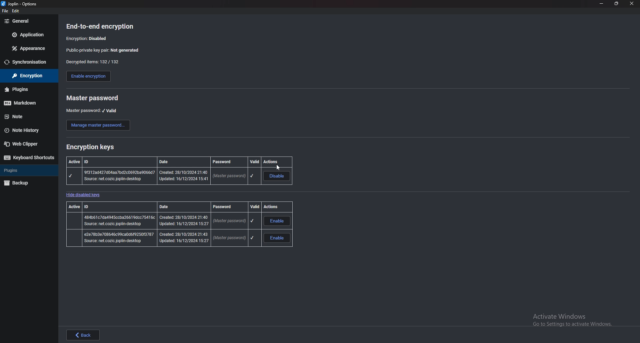 This screenshot has height=343, width=640. Describe the element at coordinates (92, 146) in the screenshot. I see `encryption keys` at that location.